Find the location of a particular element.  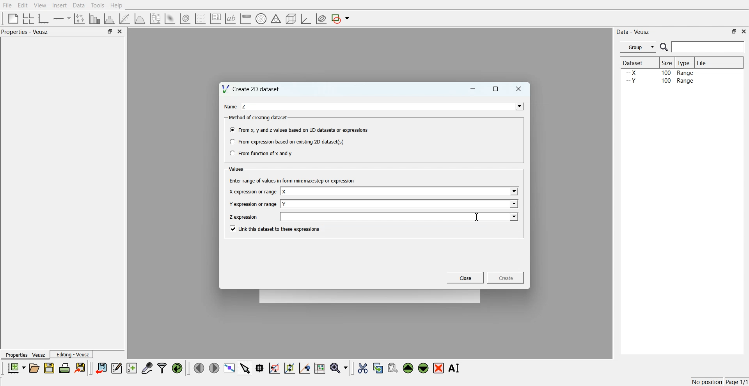

Select items from graph or scroll is located at coordinates (245, 367).